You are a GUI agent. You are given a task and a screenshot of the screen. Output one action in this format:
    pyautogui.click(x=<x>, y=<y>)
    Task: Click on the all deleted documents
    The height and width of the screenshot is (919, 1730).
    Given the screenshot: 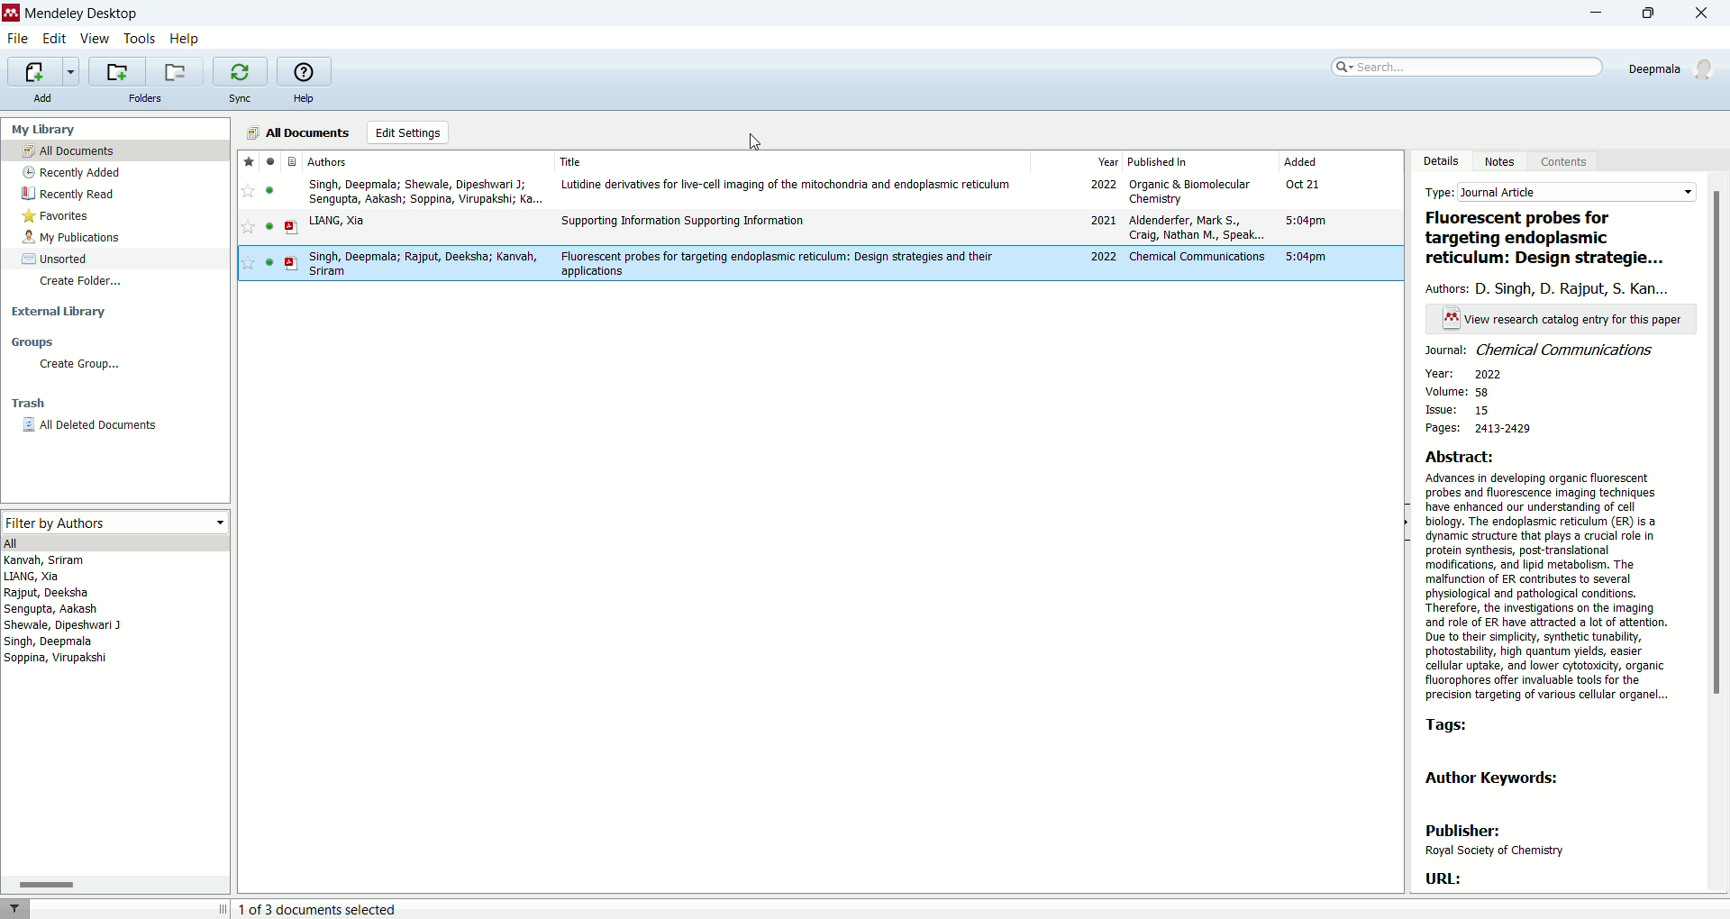 What is the action you would take?
    pyautogui.click(x=90, y=424)
    